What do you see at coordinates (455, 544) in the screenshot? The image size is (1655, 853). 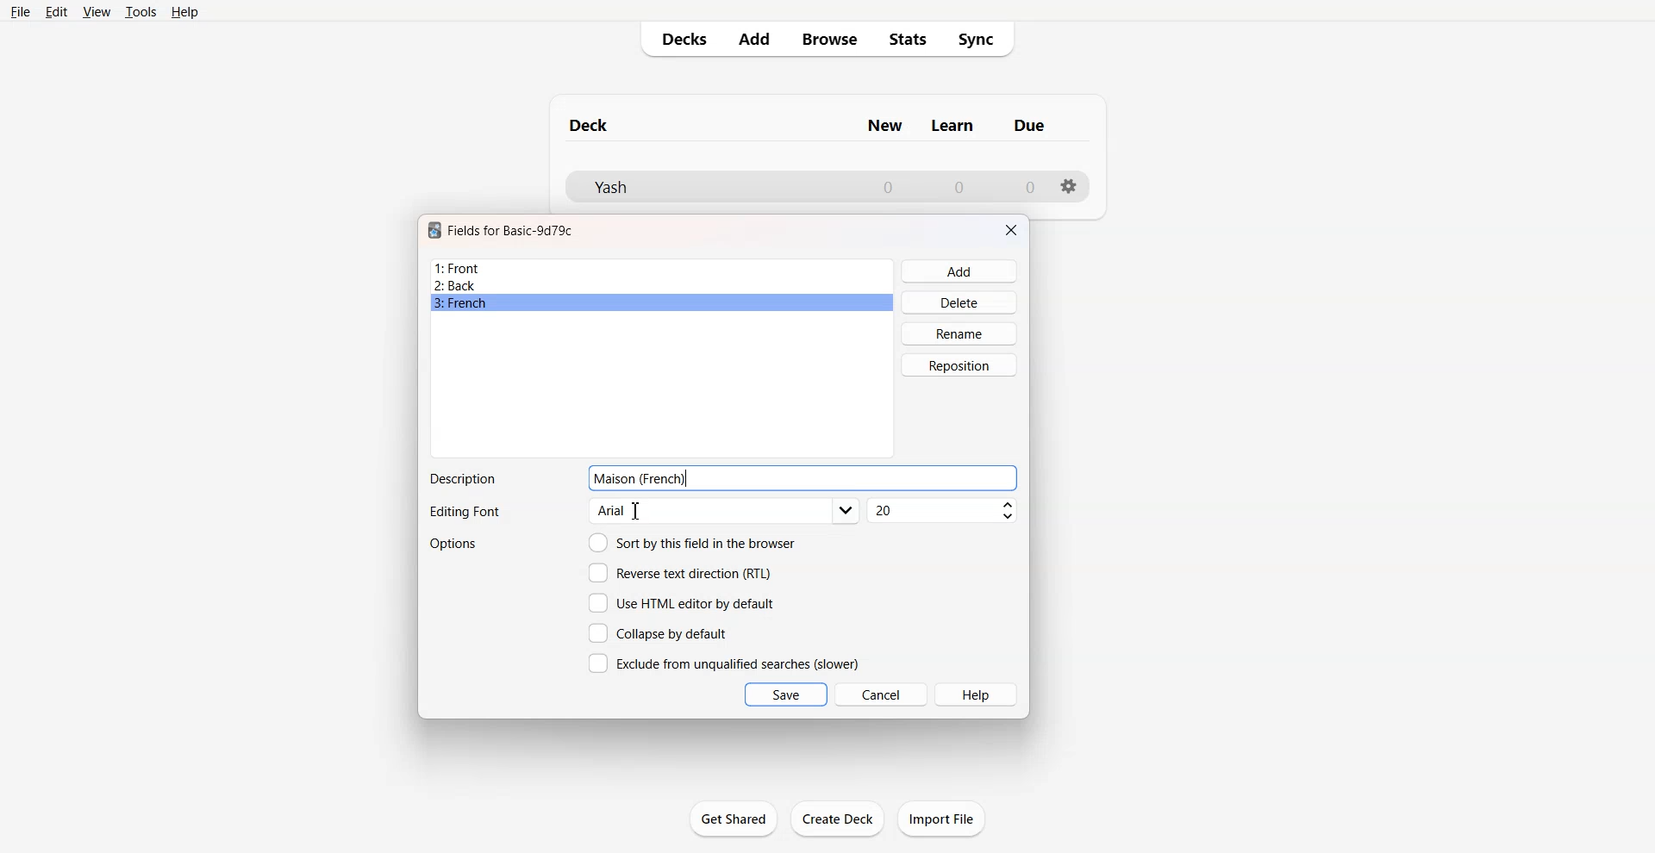 I see `Options` at bounding box center [455, 544].